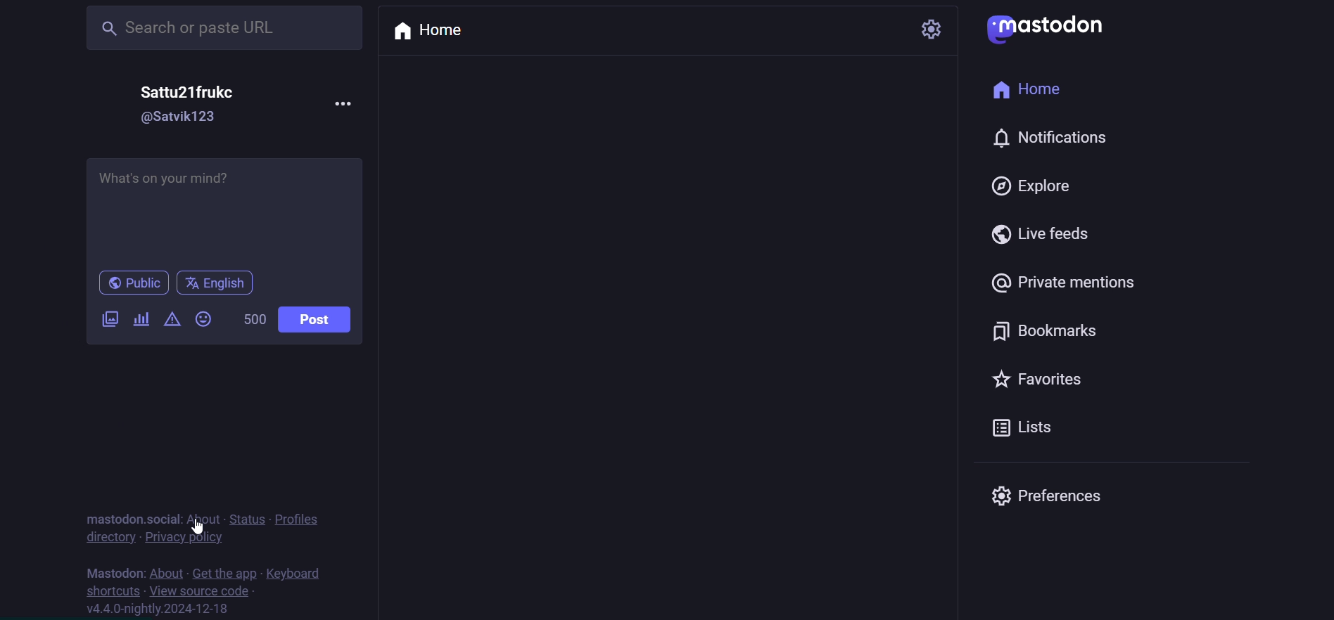 This screenshot has width=1334, height=620. I want to click on version, so click(160, 608).